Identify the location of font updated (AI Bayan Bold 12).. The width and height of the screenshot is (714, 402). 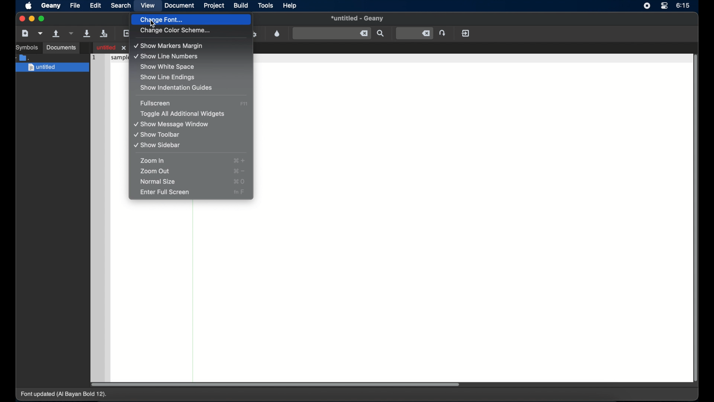
(64, 395).